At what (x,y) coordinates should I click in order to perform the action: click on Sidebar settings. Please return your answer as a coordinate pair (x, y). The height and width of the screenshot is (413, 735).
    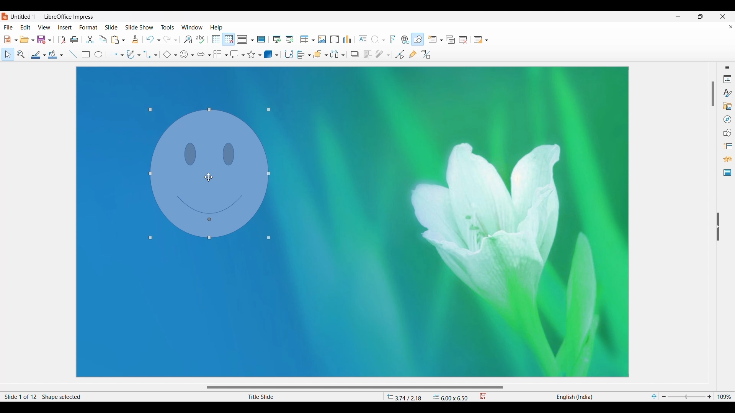
    Looking at the image, I should click on (727, 67).